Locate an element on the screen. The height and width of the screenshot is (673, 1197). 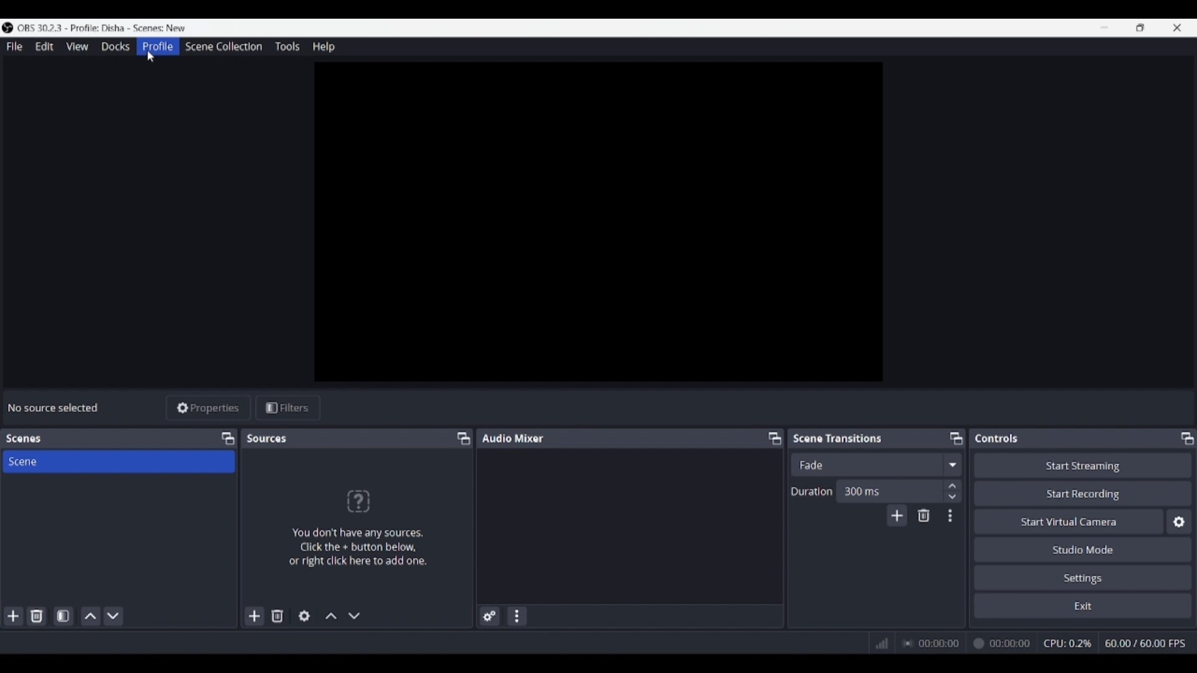
Network is located at coordinates (878, 643).